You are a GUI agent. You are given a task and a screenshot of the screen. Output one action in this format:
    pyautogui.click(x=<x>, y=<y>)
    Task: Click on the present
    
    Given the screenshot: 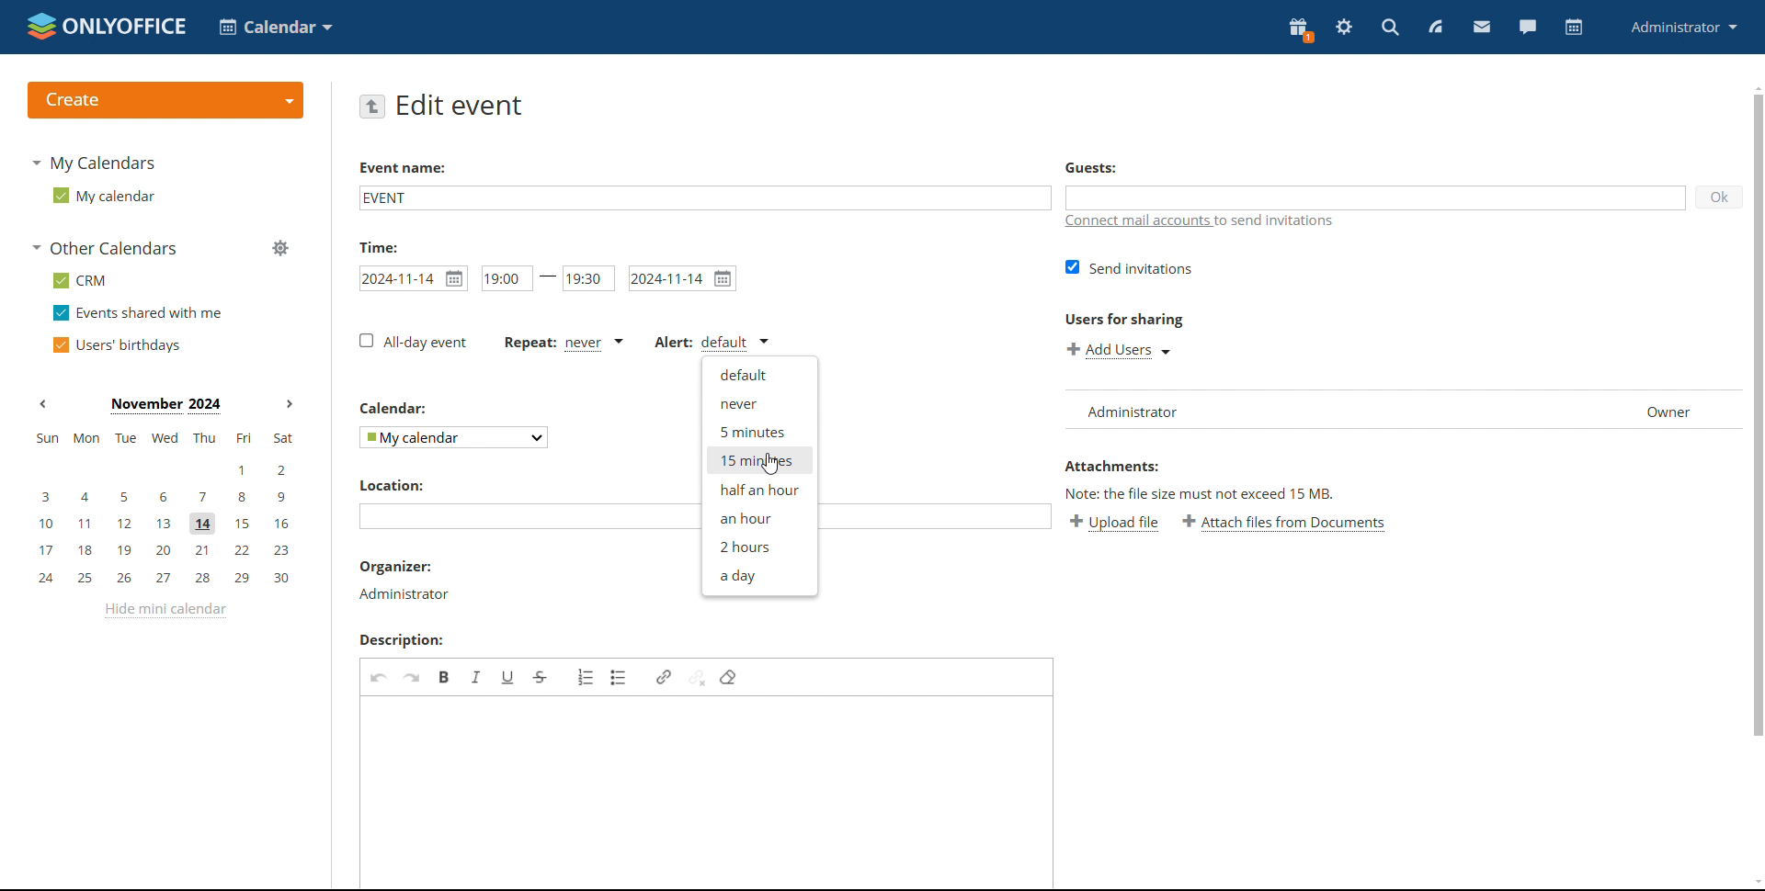 What is the action you would take?
    pyautogui.click(x=1298, y=30)
    